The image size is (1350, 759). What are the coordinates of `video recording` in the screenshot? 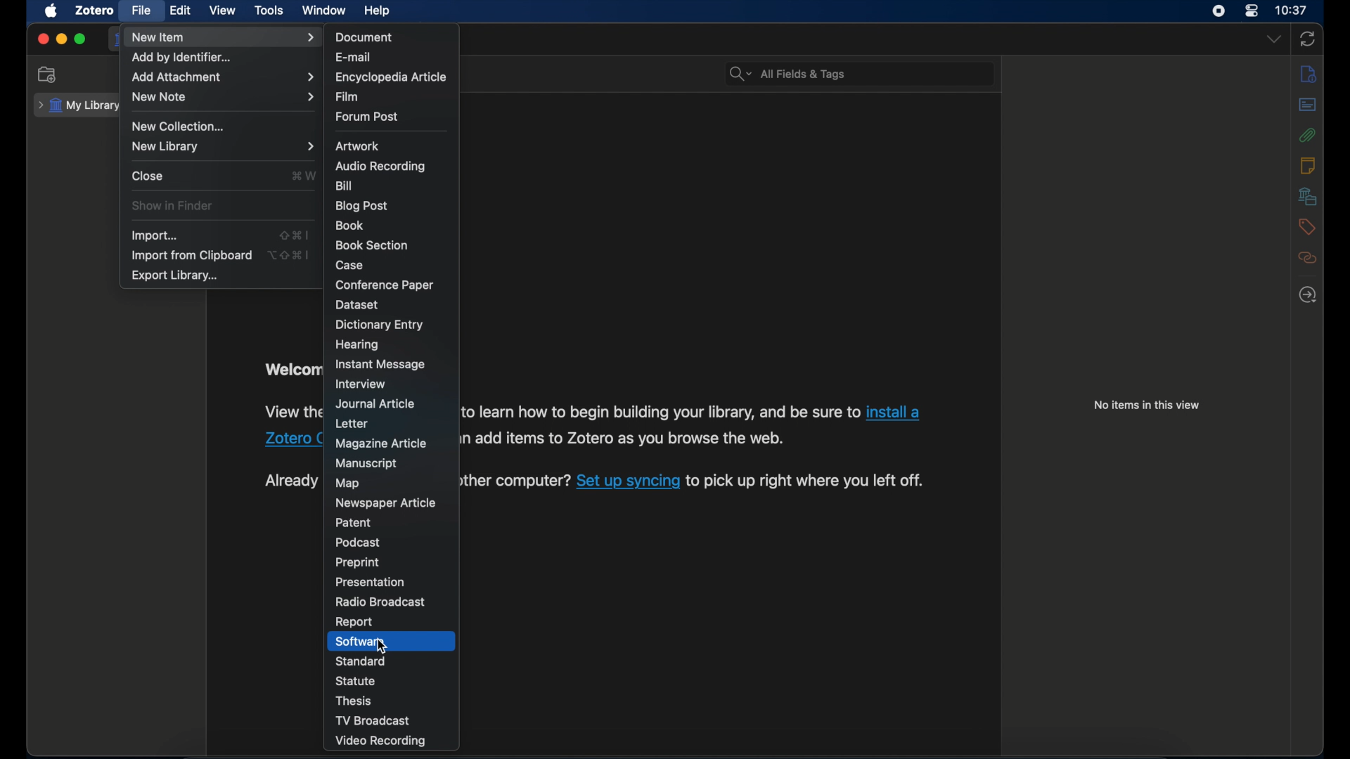 It's located at (381, 741).